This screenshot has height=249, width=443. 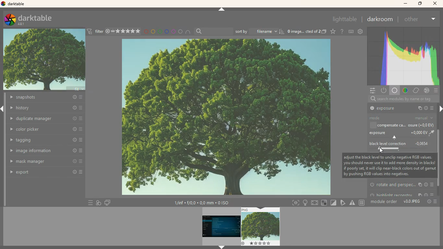 I want to click on search, so click(x=402, y=99).